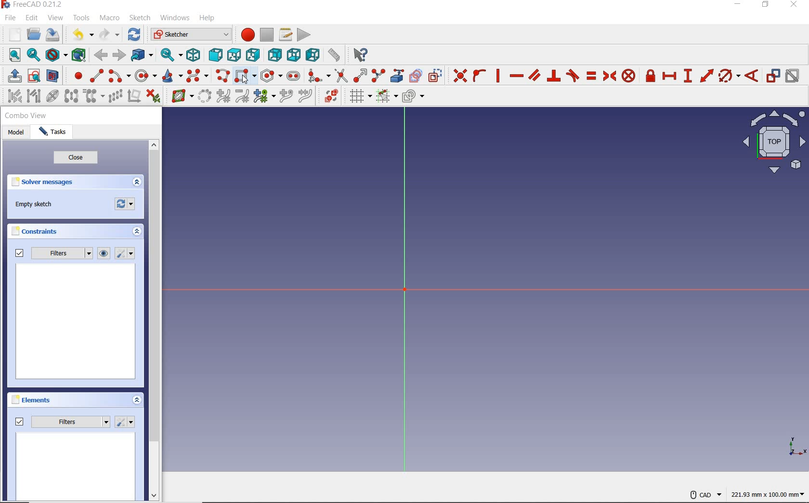 This screenshot has width=809, height=503. What do you see at coordinates (205, 97) in the screenshot?
I see `convert geometry to B-Spline` at bounding box center [205, 97].